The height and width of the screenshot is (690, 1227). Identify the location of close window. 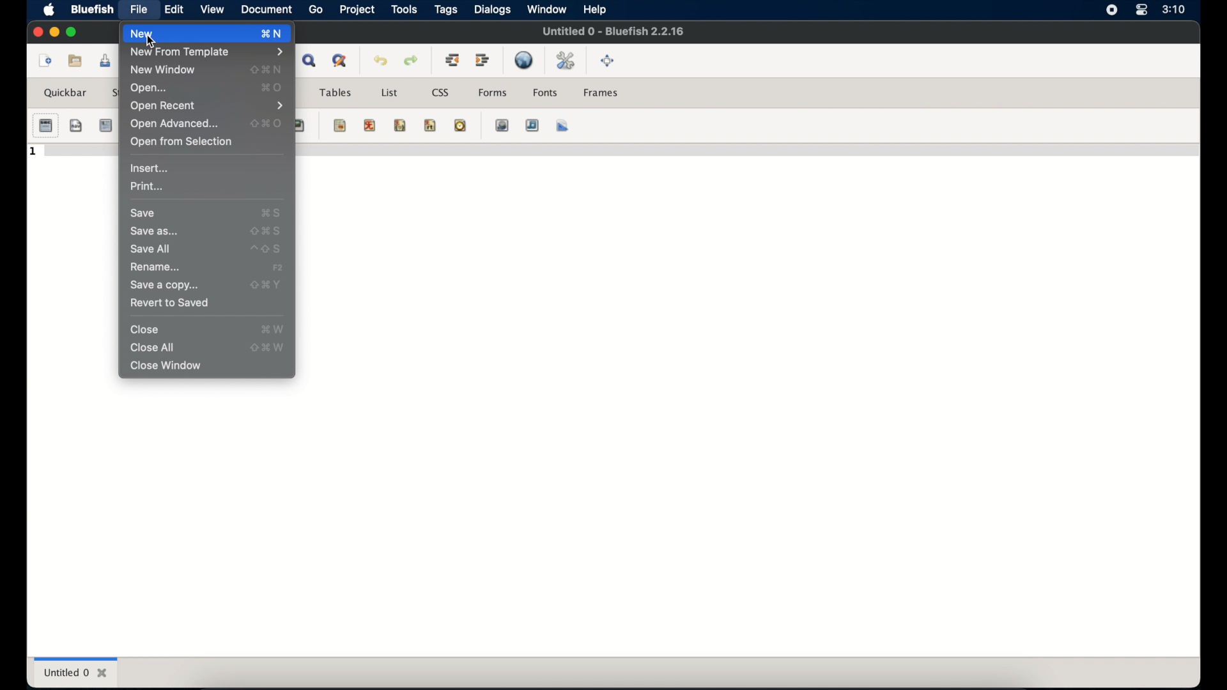
(166, 366).